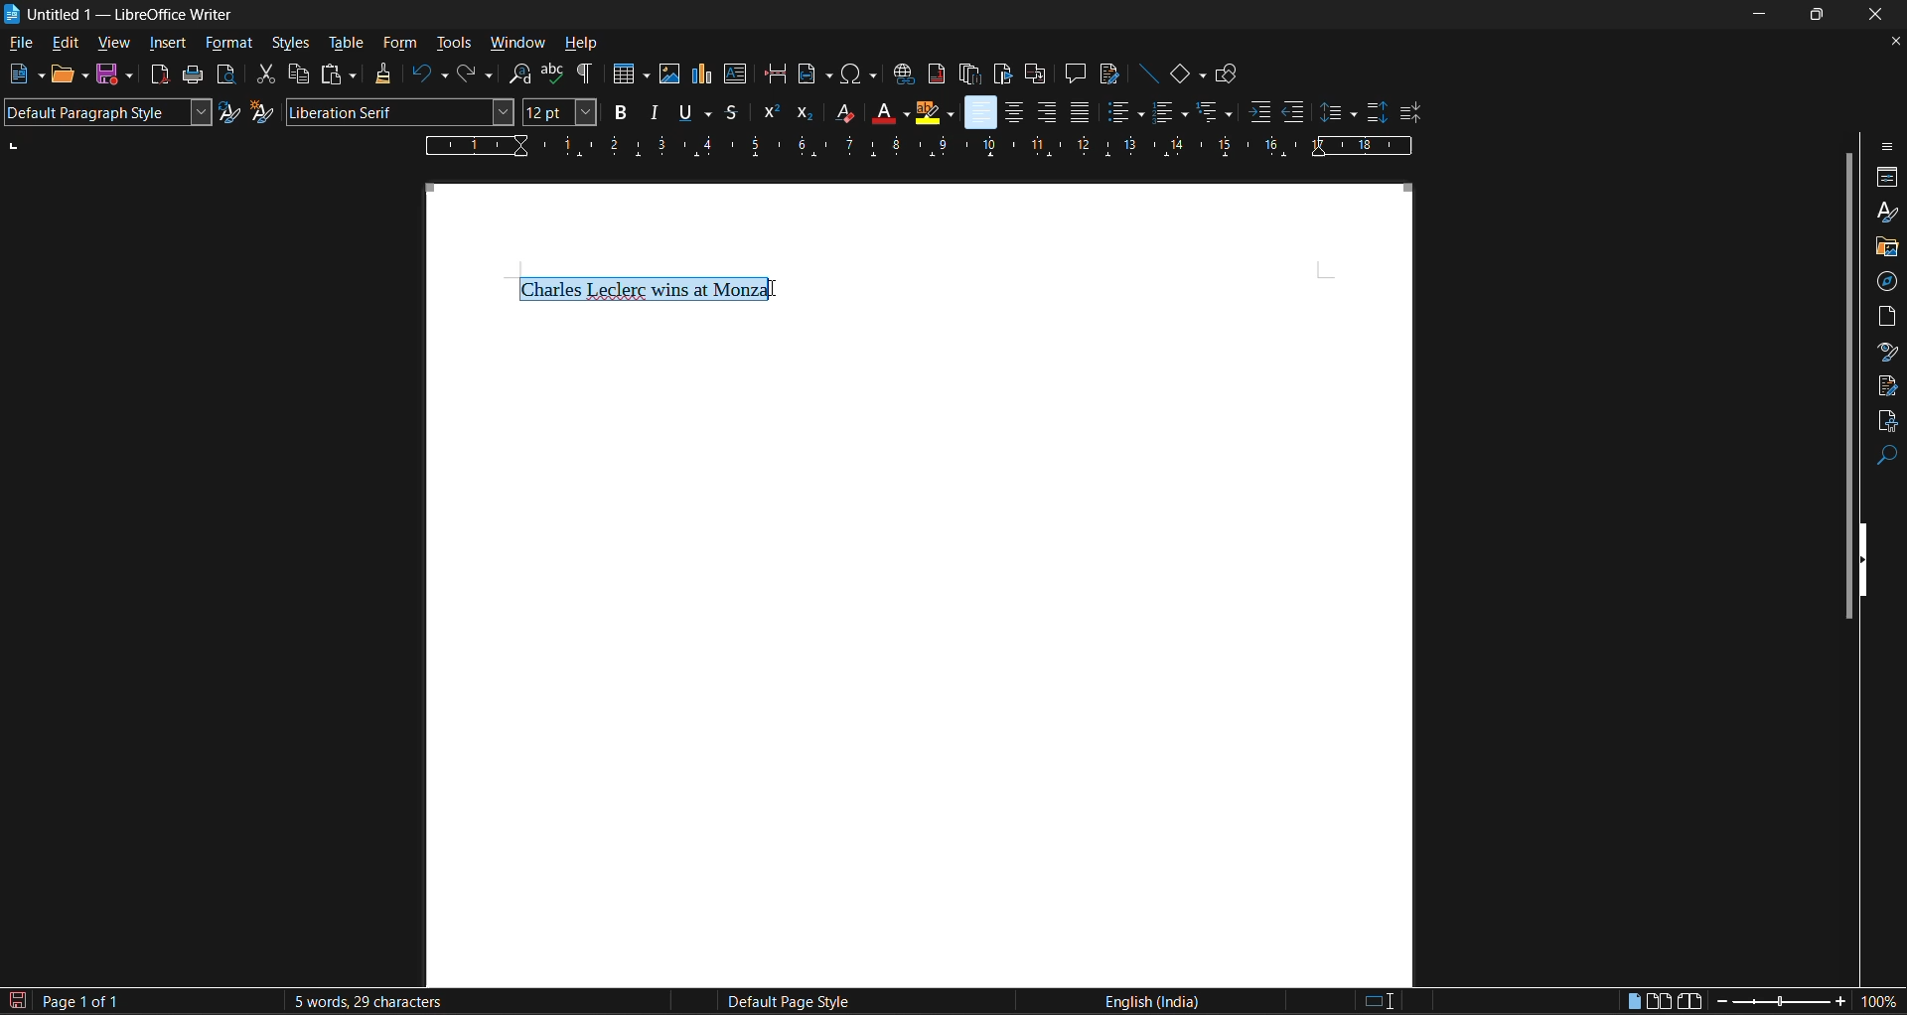 The image size is (1907, 1015). Describe the element at coordinates (384, 73) in the screenshot. I see `clone formatting` at that location.